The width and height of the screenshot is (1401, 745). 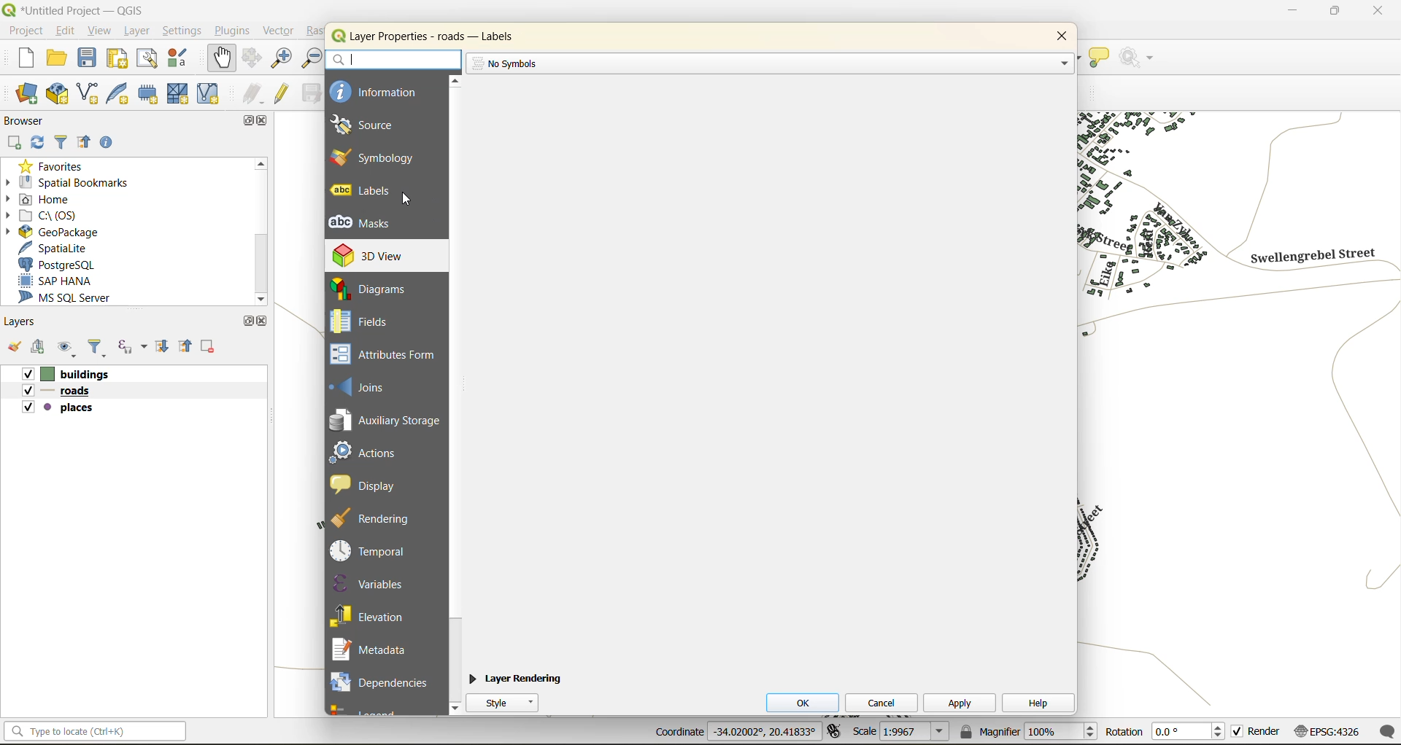 I want to click on edits, so click(x=254, y=93).